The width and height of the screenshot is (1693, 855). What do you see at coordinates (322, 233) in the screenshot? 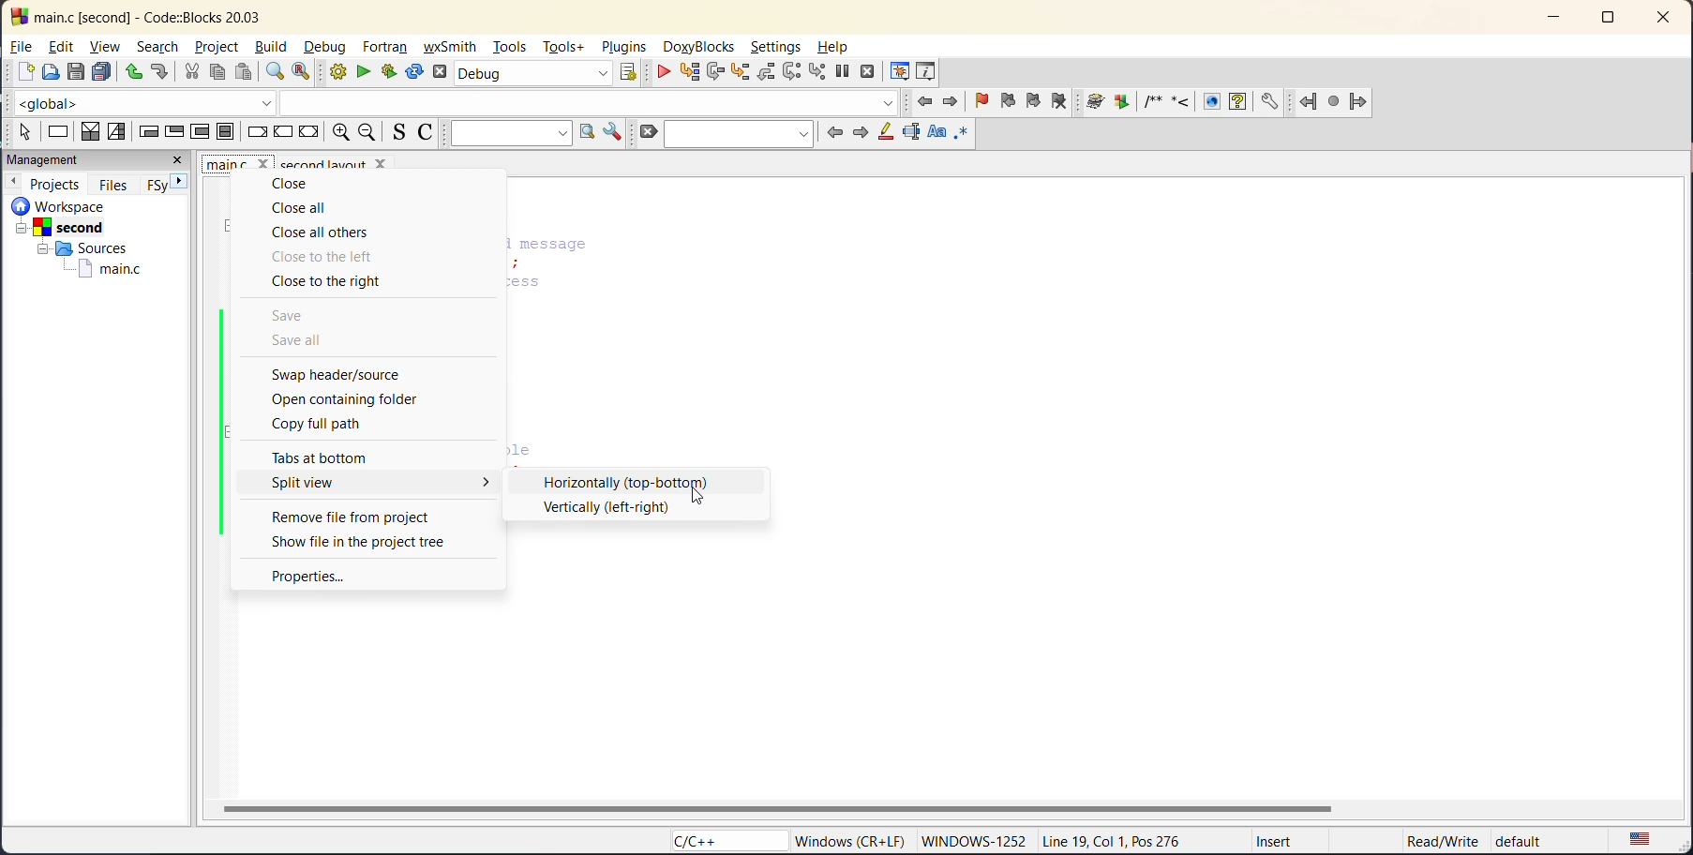
I see `close all others` at bounding box center [322, 233].